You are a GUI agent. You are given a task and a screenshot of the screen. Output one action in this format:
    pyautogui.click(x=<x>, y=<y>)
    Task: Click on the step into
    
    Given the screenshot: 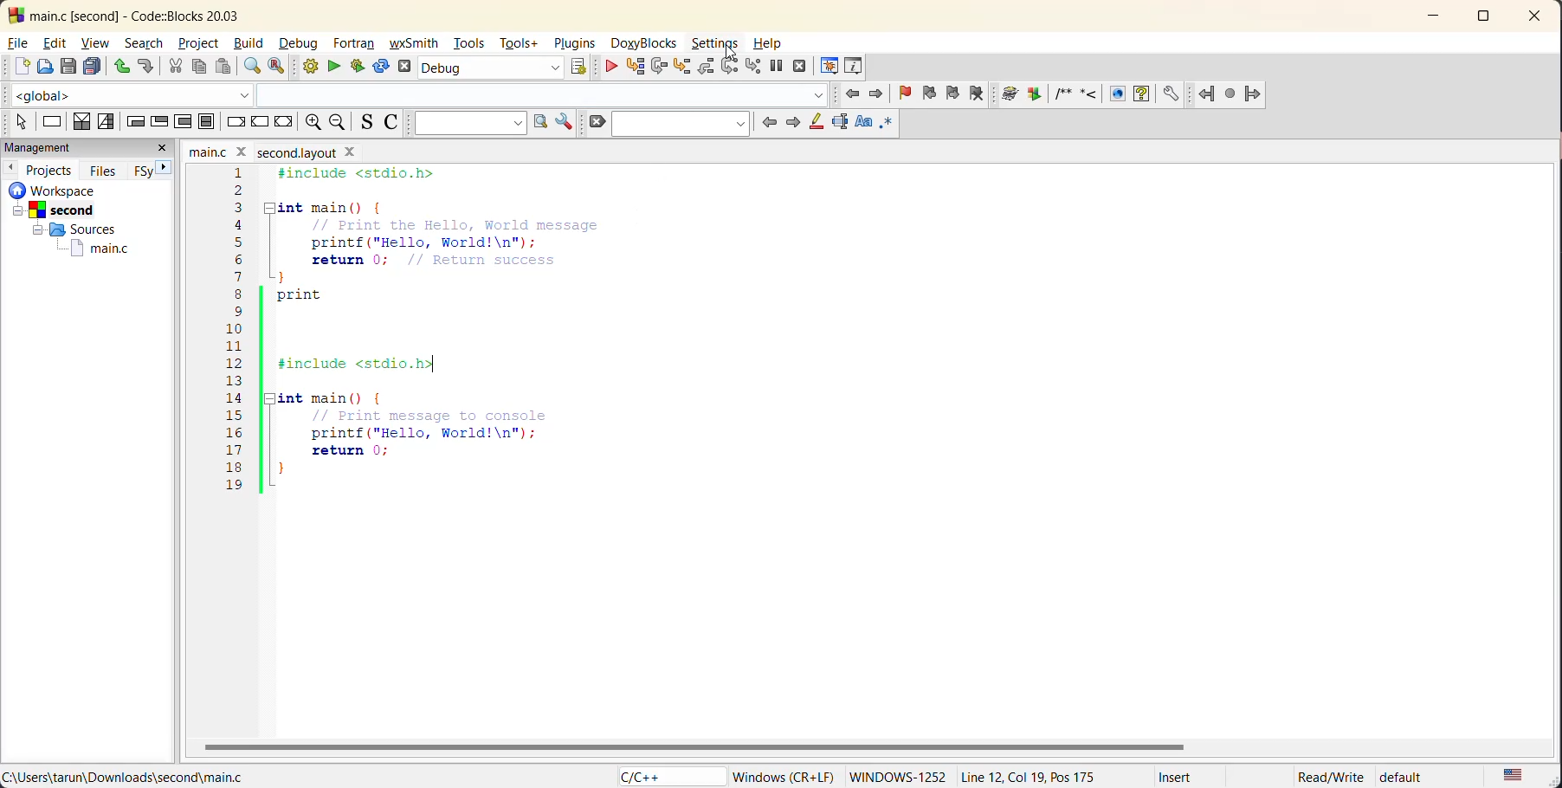 What is the action you would take?
    pyautogui.click(x=685, y=67)
    